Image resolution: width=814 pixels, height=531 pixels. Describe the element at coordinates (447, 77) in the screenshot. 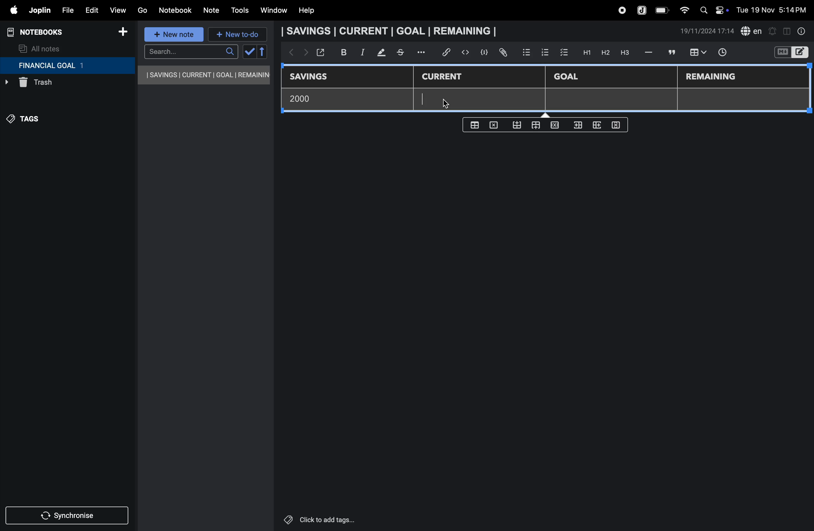

I see `current` at that location.